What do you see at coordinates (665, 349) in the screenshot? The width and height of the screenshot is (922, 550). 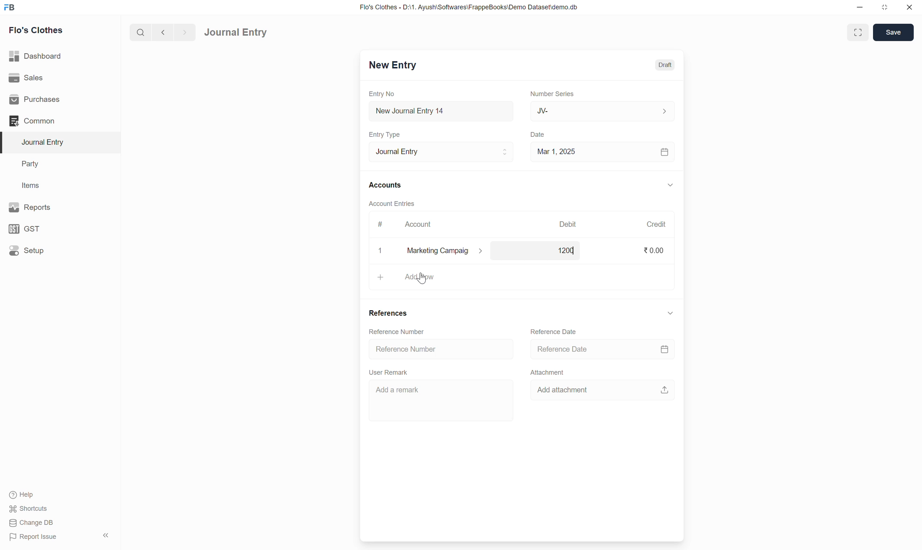 I see `calendar` at bounding box center [665, 349].